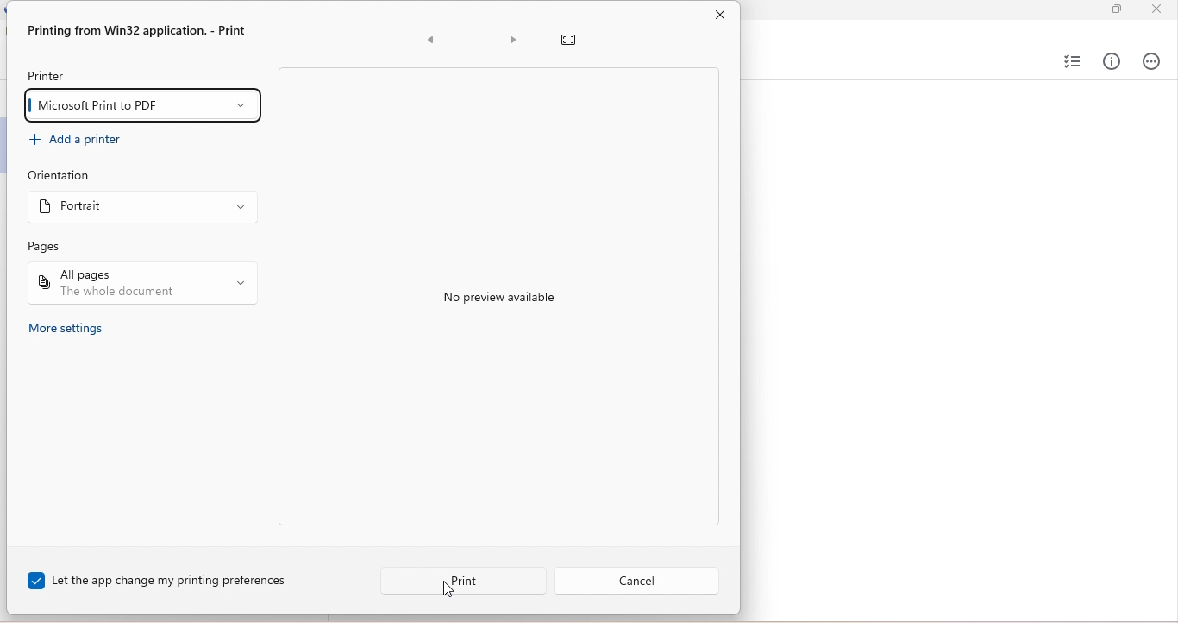  What do you see at coordinates (641, 577) in the screenshot?
I see `cancel` at bounding box center [641, 577].